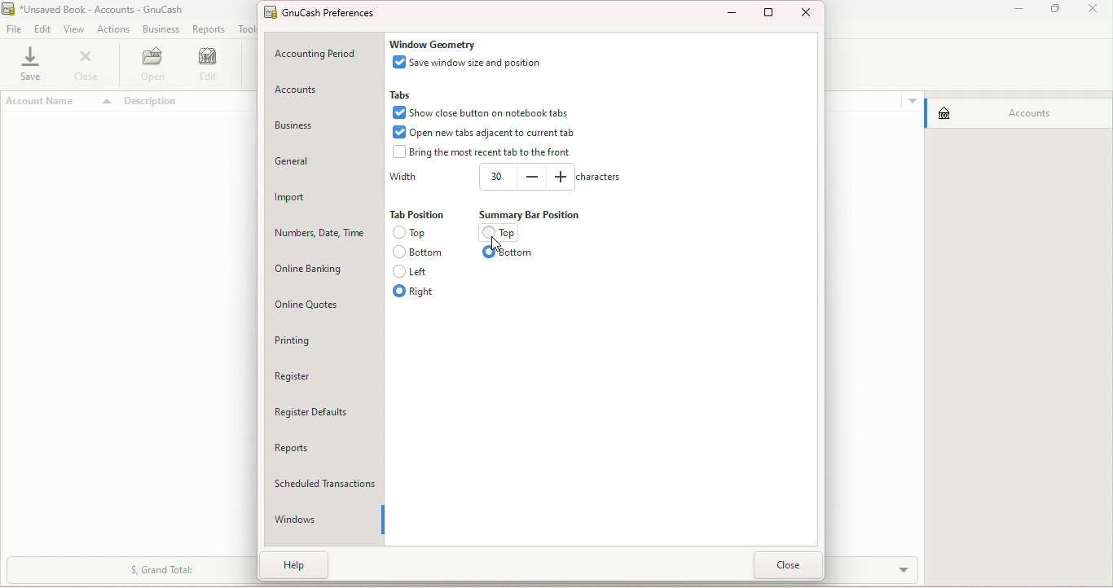 The height and width of the screenshot is (588, 1113). Describe the element at coordinates (42, 29) in the screenshot. I see `Edit` at that location.